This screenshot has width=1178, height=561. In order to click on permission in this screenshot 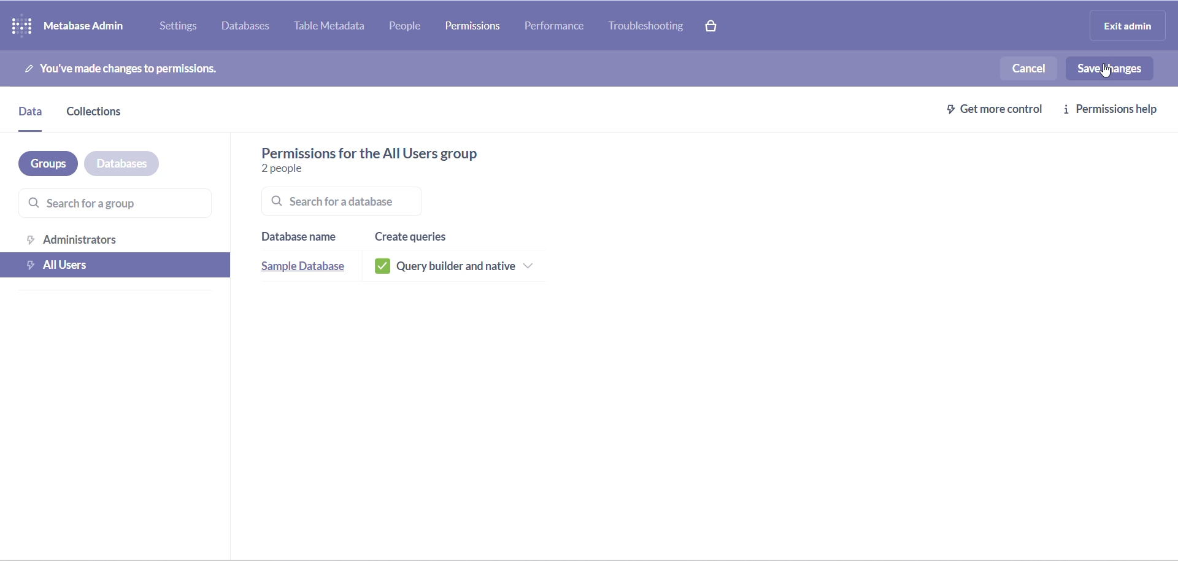, I will do `click(473, 25)`.